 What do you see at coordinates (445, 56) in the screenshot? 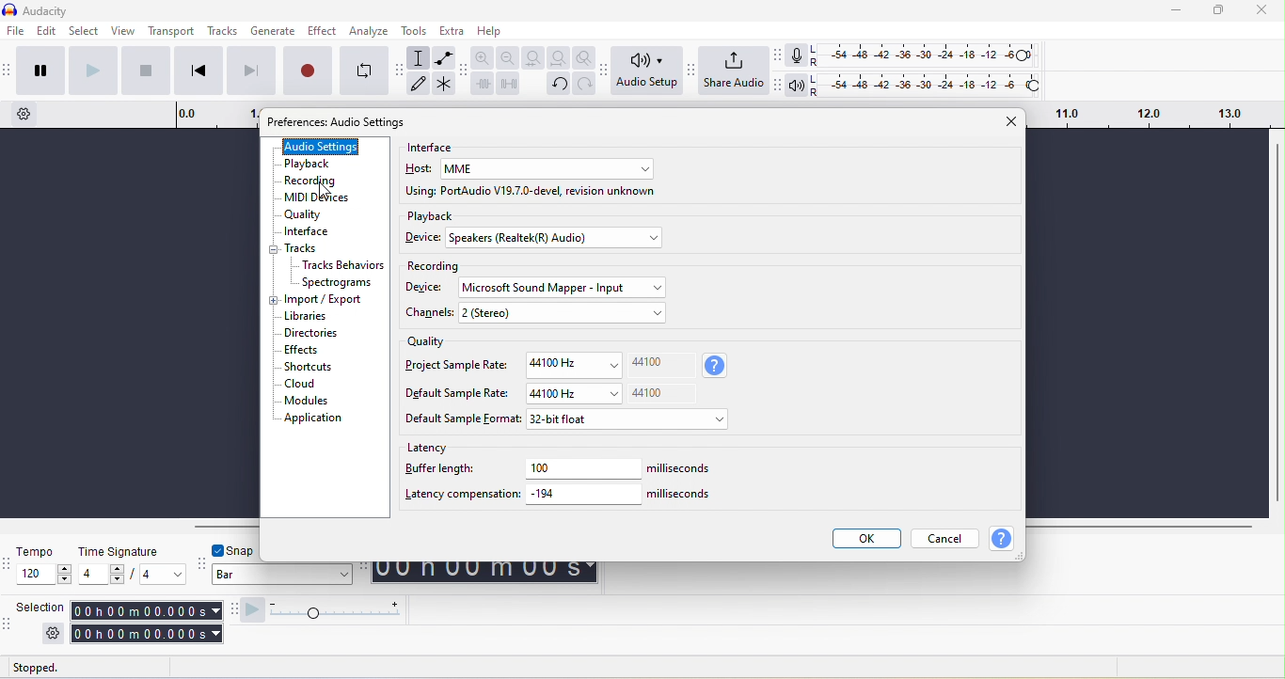
I see `envelope tool` at bounding box center [445, 56].